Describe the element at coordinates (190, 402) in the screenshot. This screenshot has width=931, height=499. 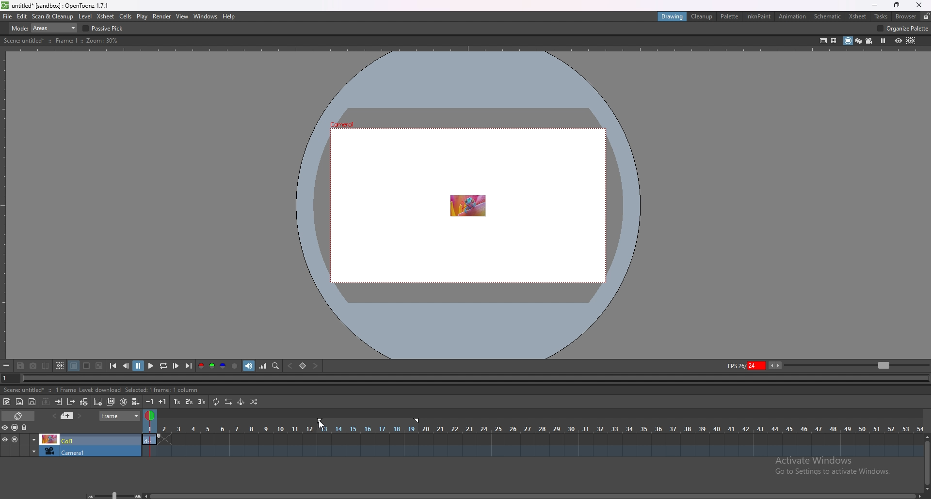
I see `reframe on 2s` at that location.